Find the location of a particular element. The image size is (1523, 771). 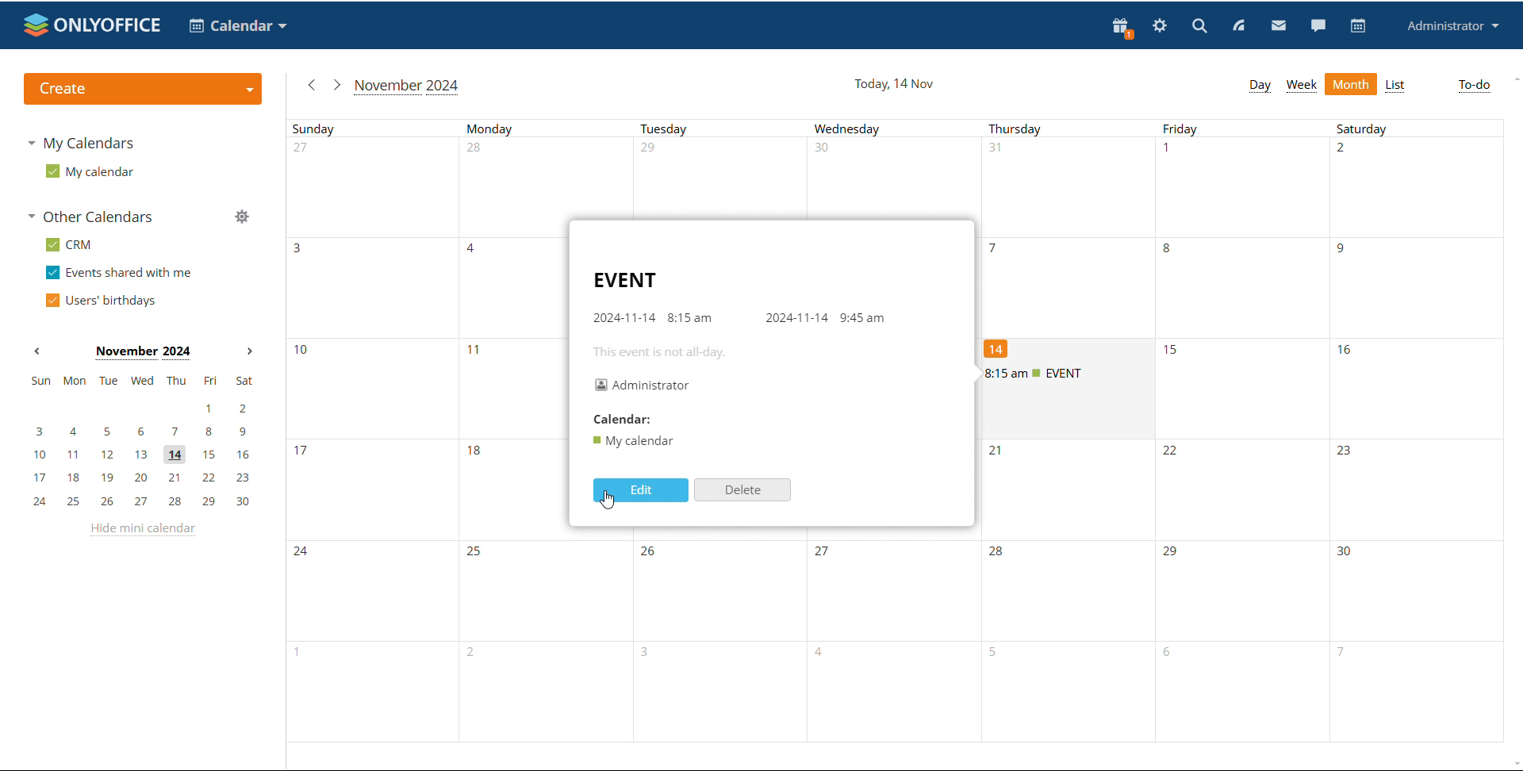

create is located at coordinates (143, 88).